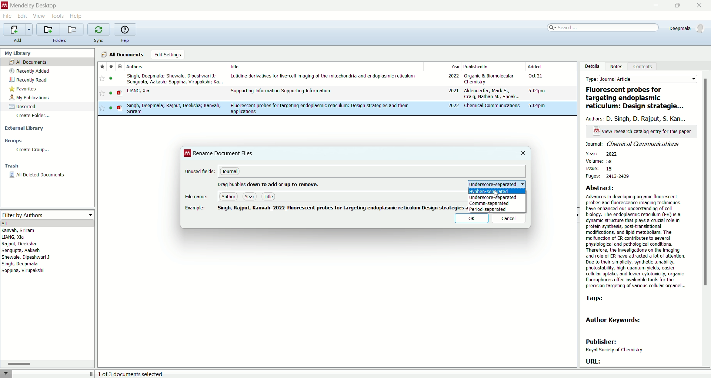  I want to click on author keywords, so click(614, 321).